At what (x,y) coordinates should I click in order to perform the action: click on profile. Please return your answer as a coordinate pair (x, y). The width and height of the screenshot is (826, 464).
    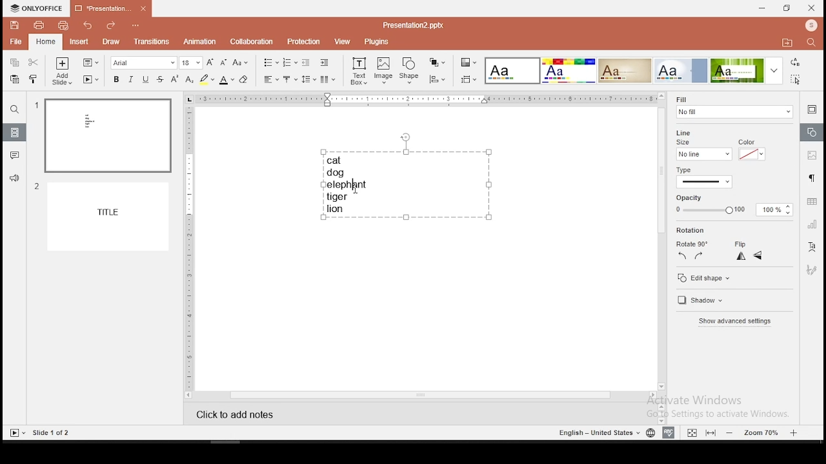
    Looking at the image, I should click on (809, 25).